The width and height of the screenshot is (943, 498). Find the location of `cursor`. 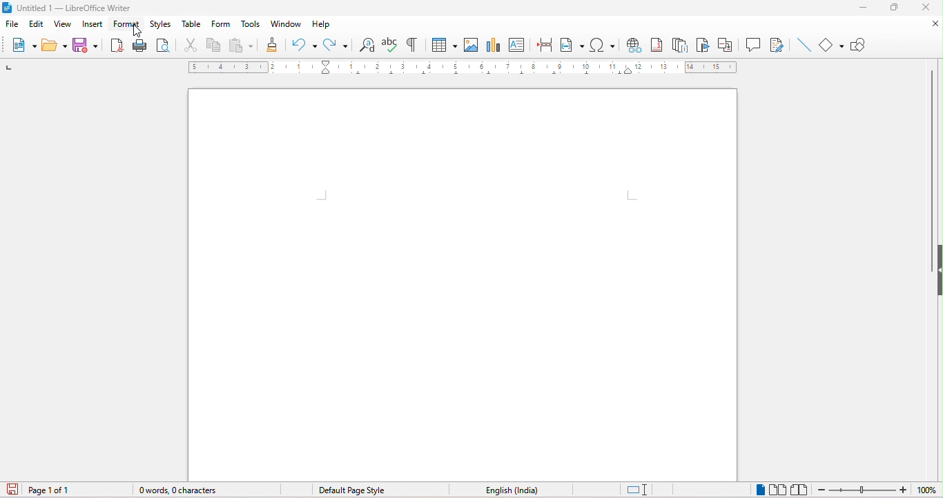

cursor is located at coordinates (135, 32).